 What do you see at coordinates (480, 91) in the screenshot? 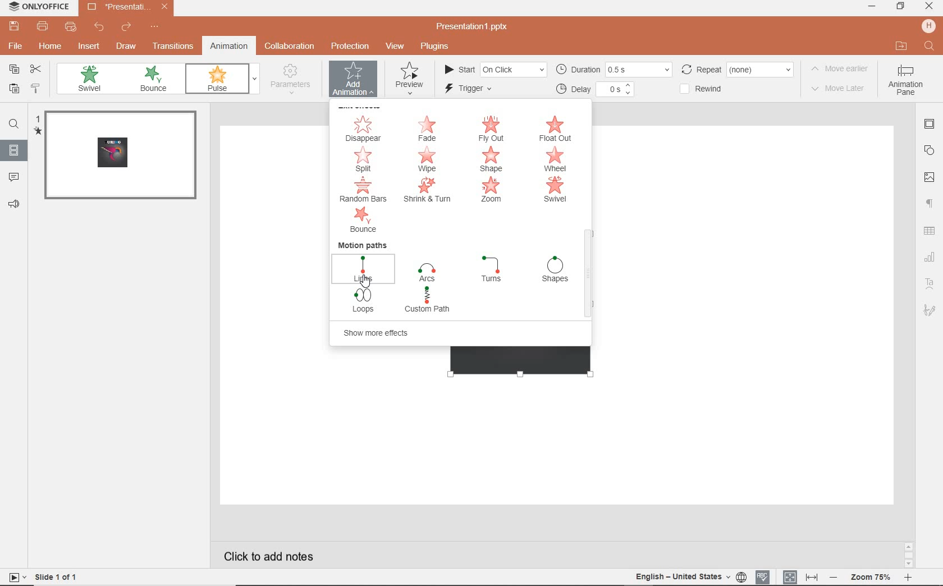
I see `trigger` at bounding box center [480, 91].